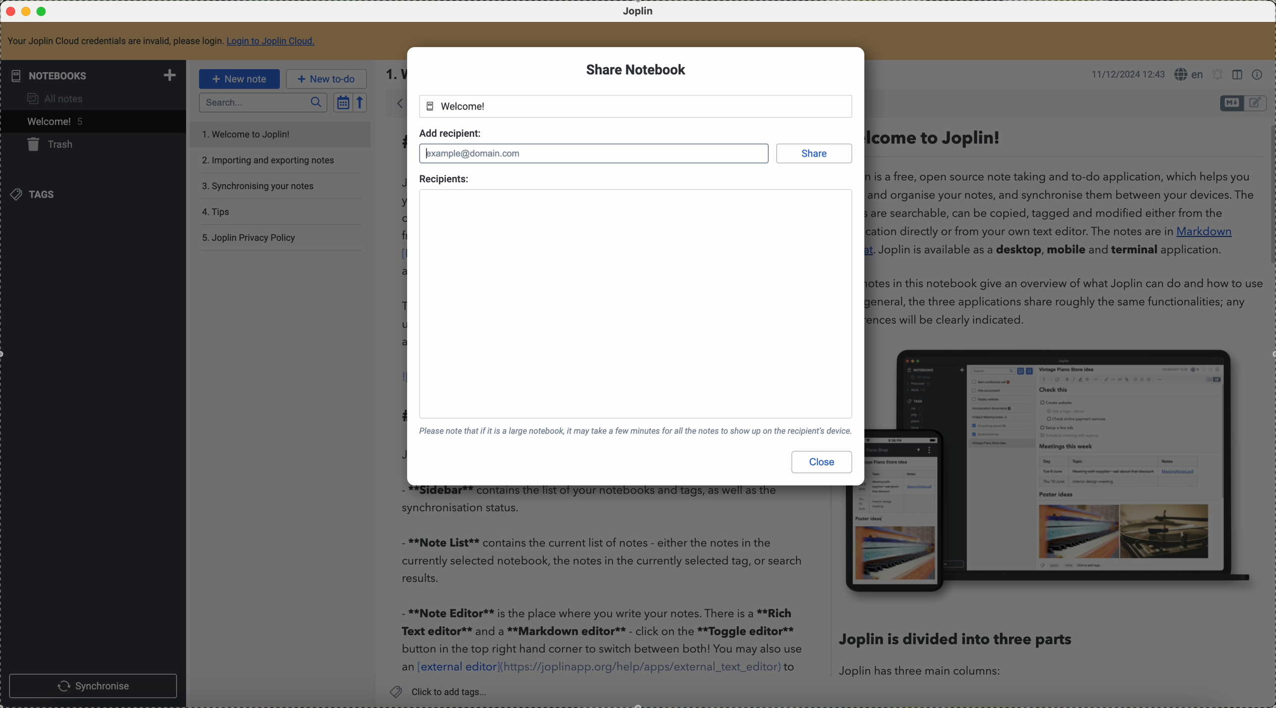 Image resolution: width=1276 pixels, height=708 pixels. Describe the element at coordinates (816, 154) in the screenshot. I see `share` at that location.